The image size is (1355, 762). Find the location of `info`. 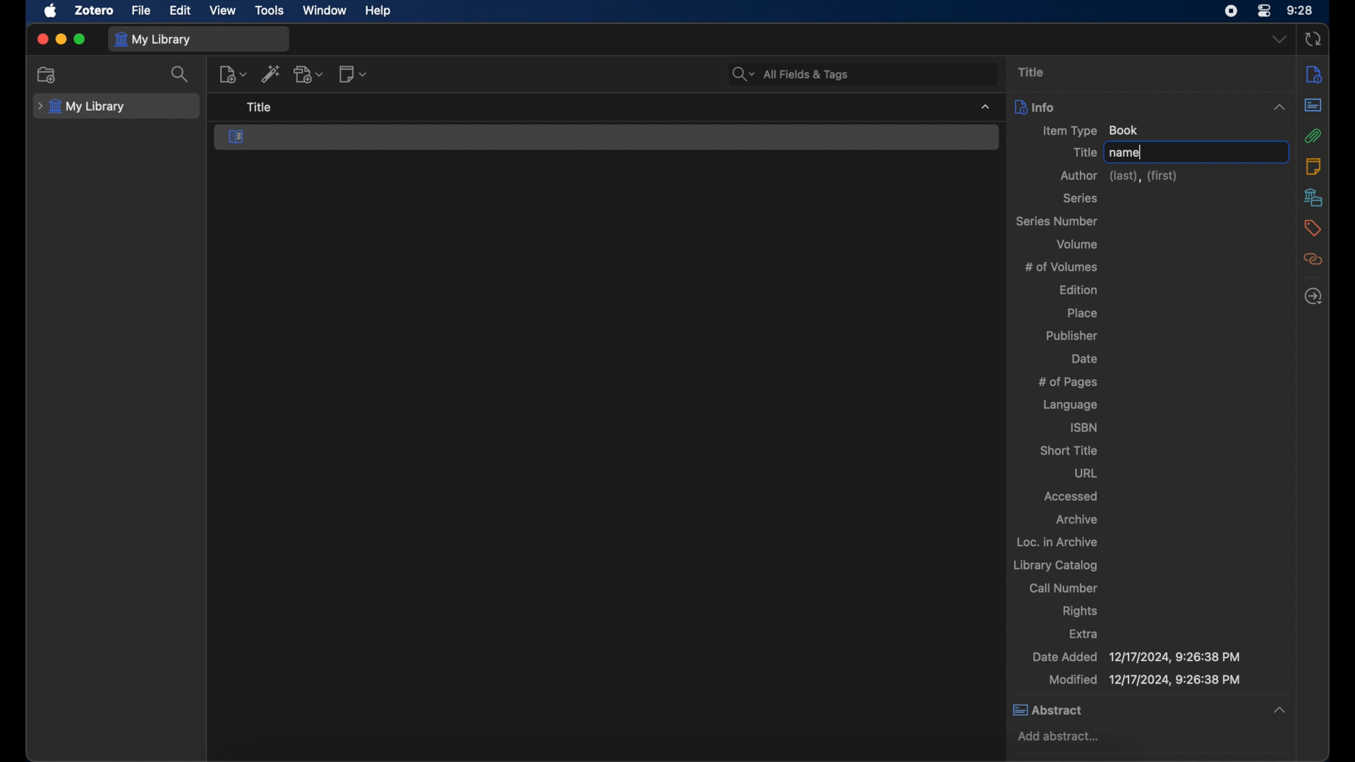

info is located at coordinates (1149, 106).